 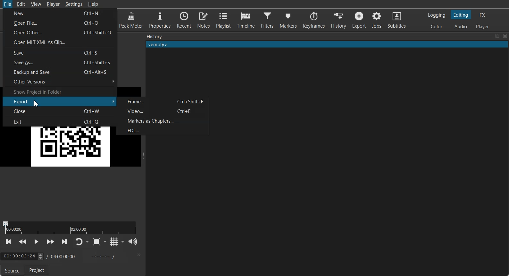 I want to click on Backup and Save, so click(x=35, y=72).